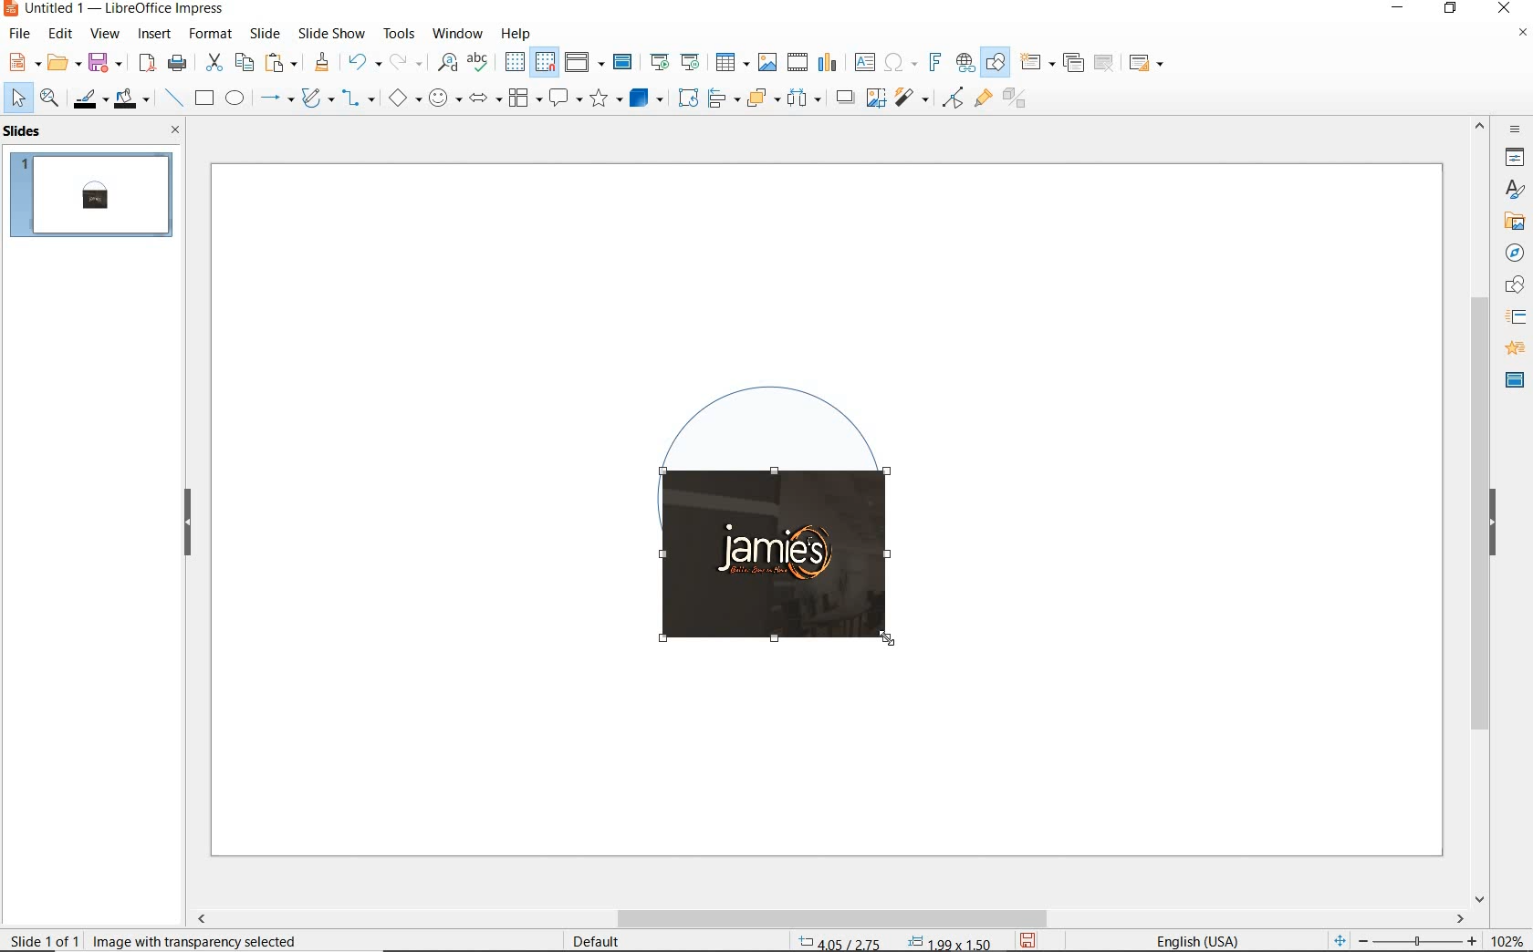 The height and width of the screenshot is (952, 1533). Describe the element at coordinates (605, 100) in the screenshot. I see `stars and banners` at that location.